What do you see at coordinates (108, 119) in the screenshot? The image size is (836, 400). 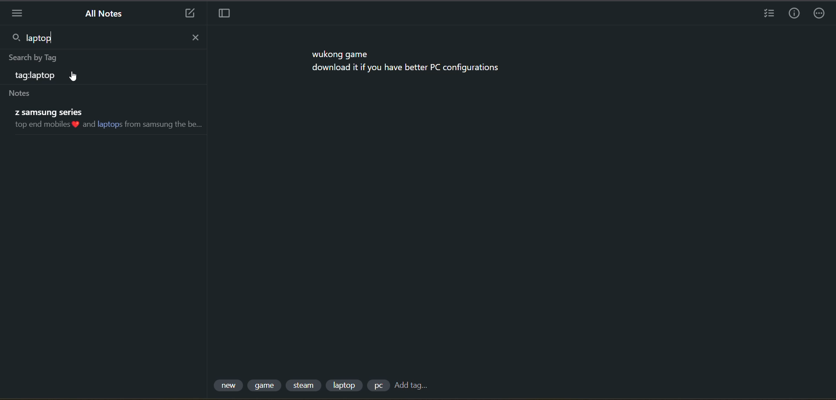 I see `matching text from notes` at bounding box center [108, 119].